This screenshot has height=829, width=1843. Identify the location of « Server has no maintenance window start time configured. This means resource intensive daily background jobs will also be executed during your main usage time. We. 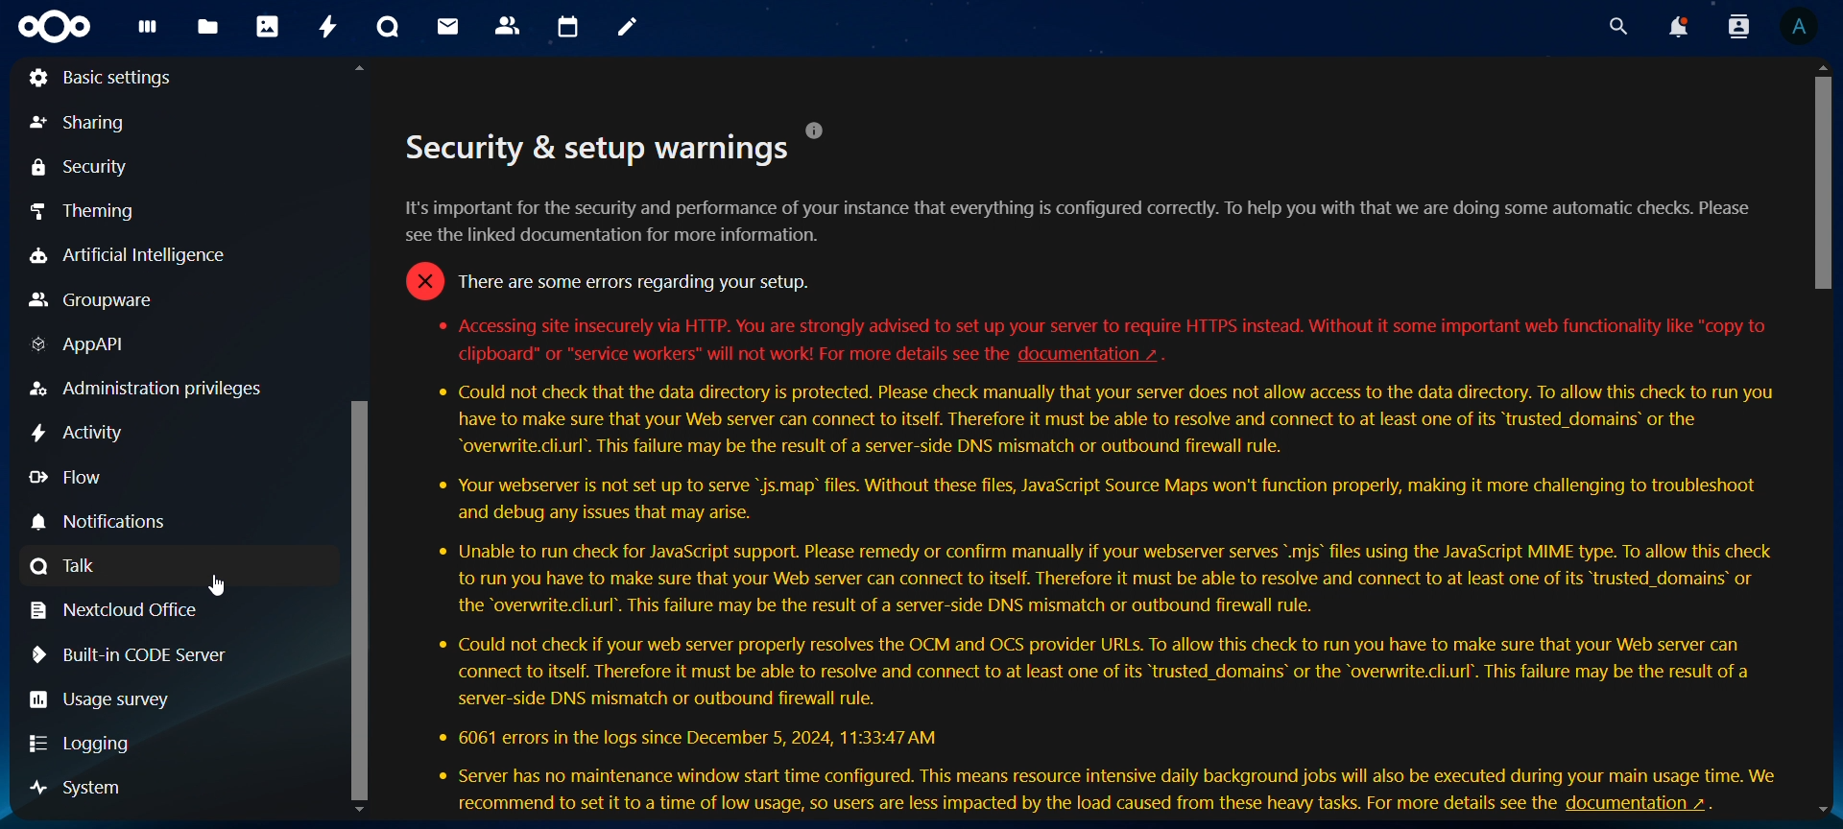
(1118, 774).